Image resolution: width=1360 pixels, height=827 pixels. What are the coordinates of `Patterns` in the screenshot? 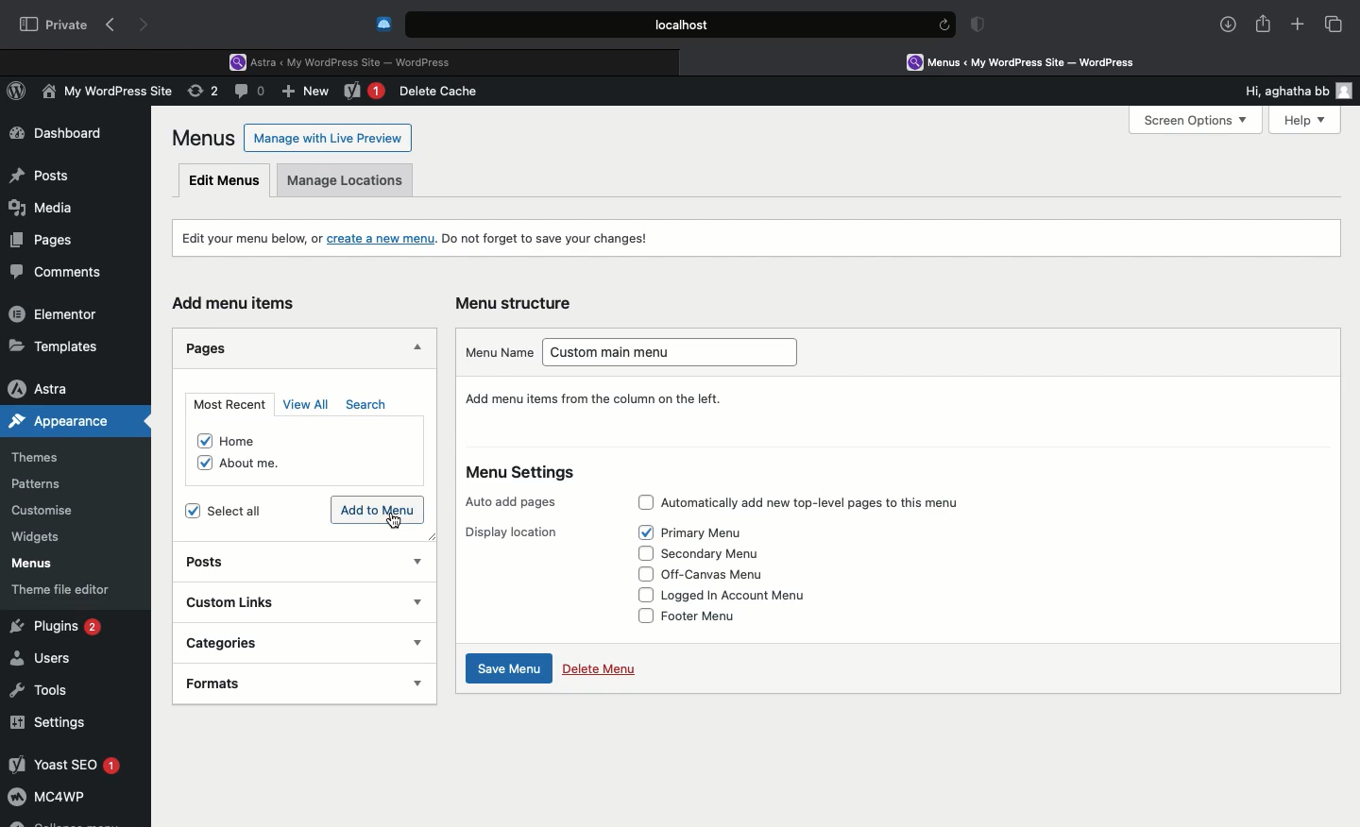 It's located at (43, 485).